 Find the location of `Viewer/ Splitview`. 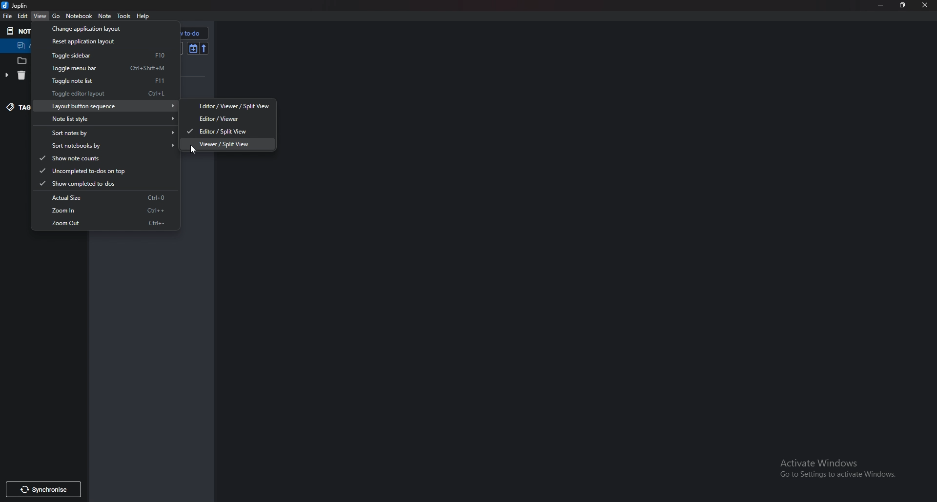

Viewer/ Splitview is located at coordinates (228, 143).